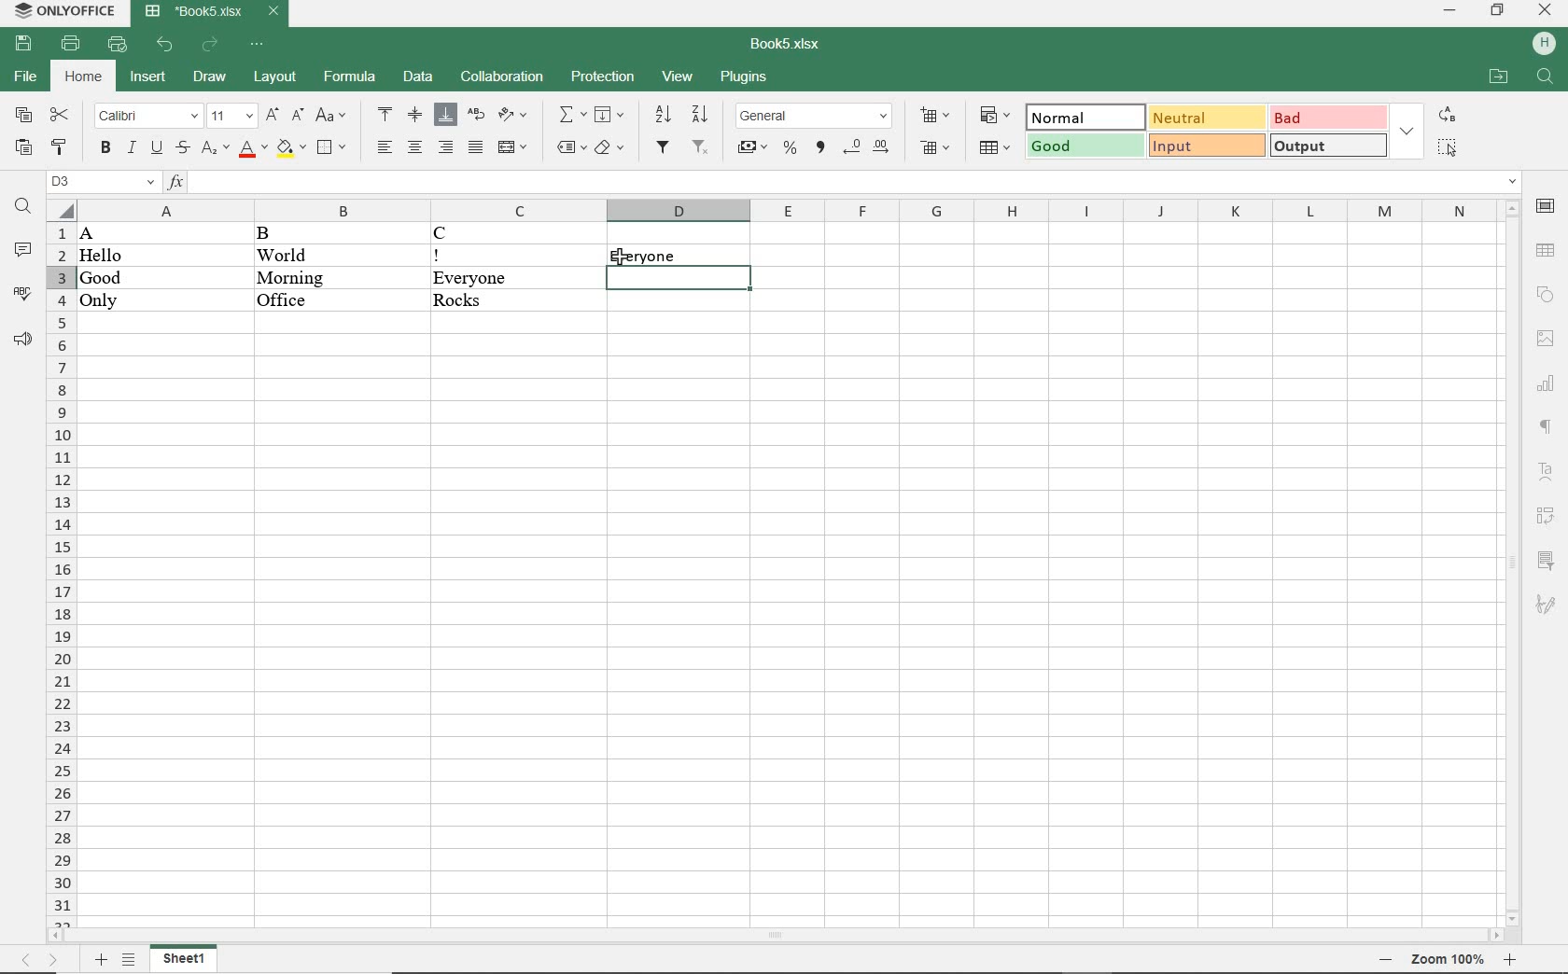 The height and width of the screenshot is (974, 1568). I want to click on zoom in, so click(1512, 960).